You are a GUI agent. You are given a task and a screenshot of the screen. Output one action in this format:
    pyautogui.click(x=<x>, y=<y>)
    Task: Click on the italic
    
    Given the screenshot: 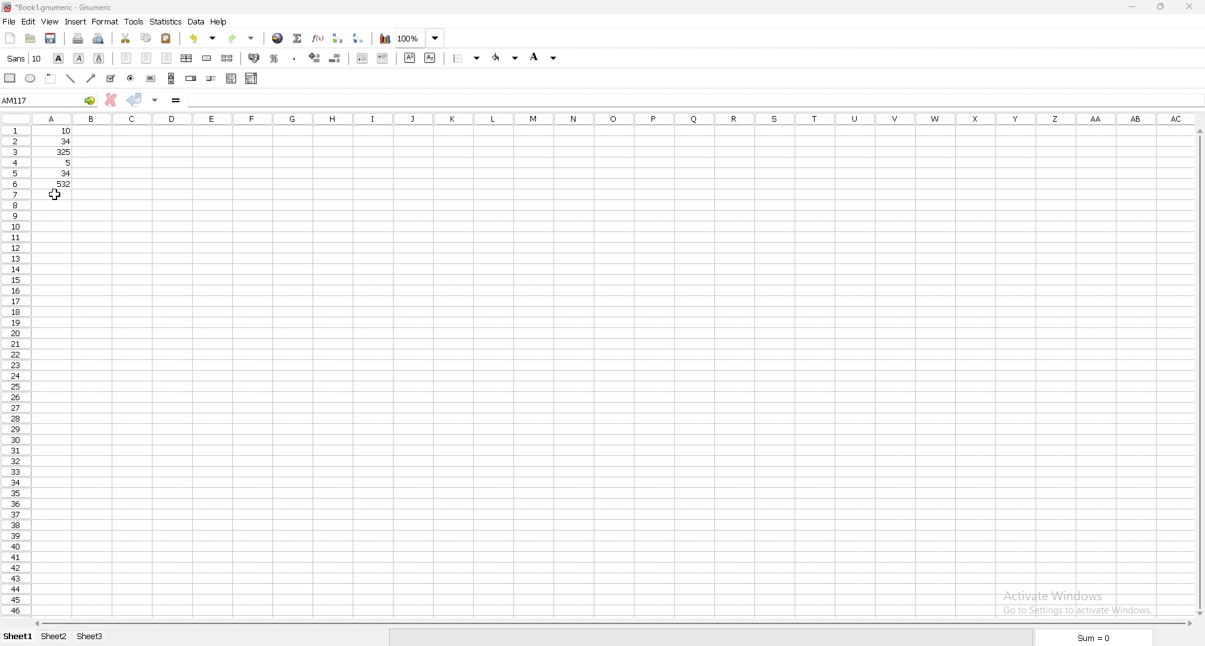 What is the action you would take?
    pyautogui.click(x=79, y=58)
    